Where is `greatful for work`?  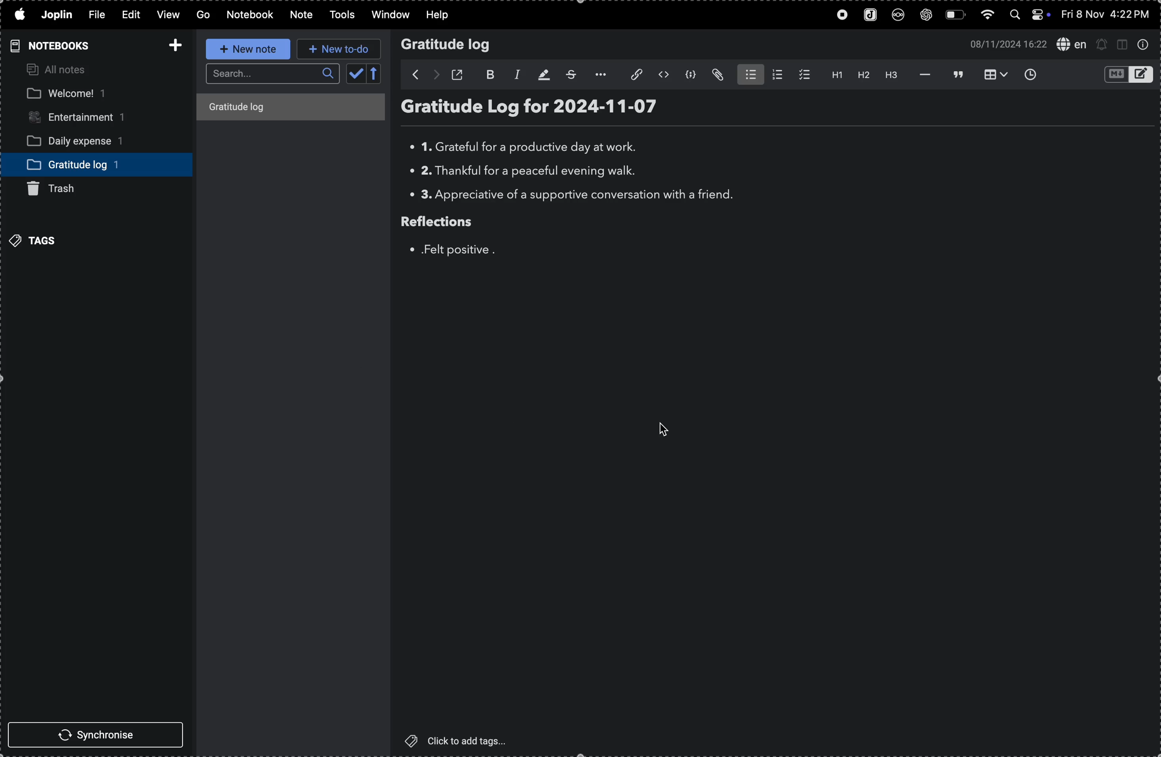 greatful for work is located at coordinates (531, 148).